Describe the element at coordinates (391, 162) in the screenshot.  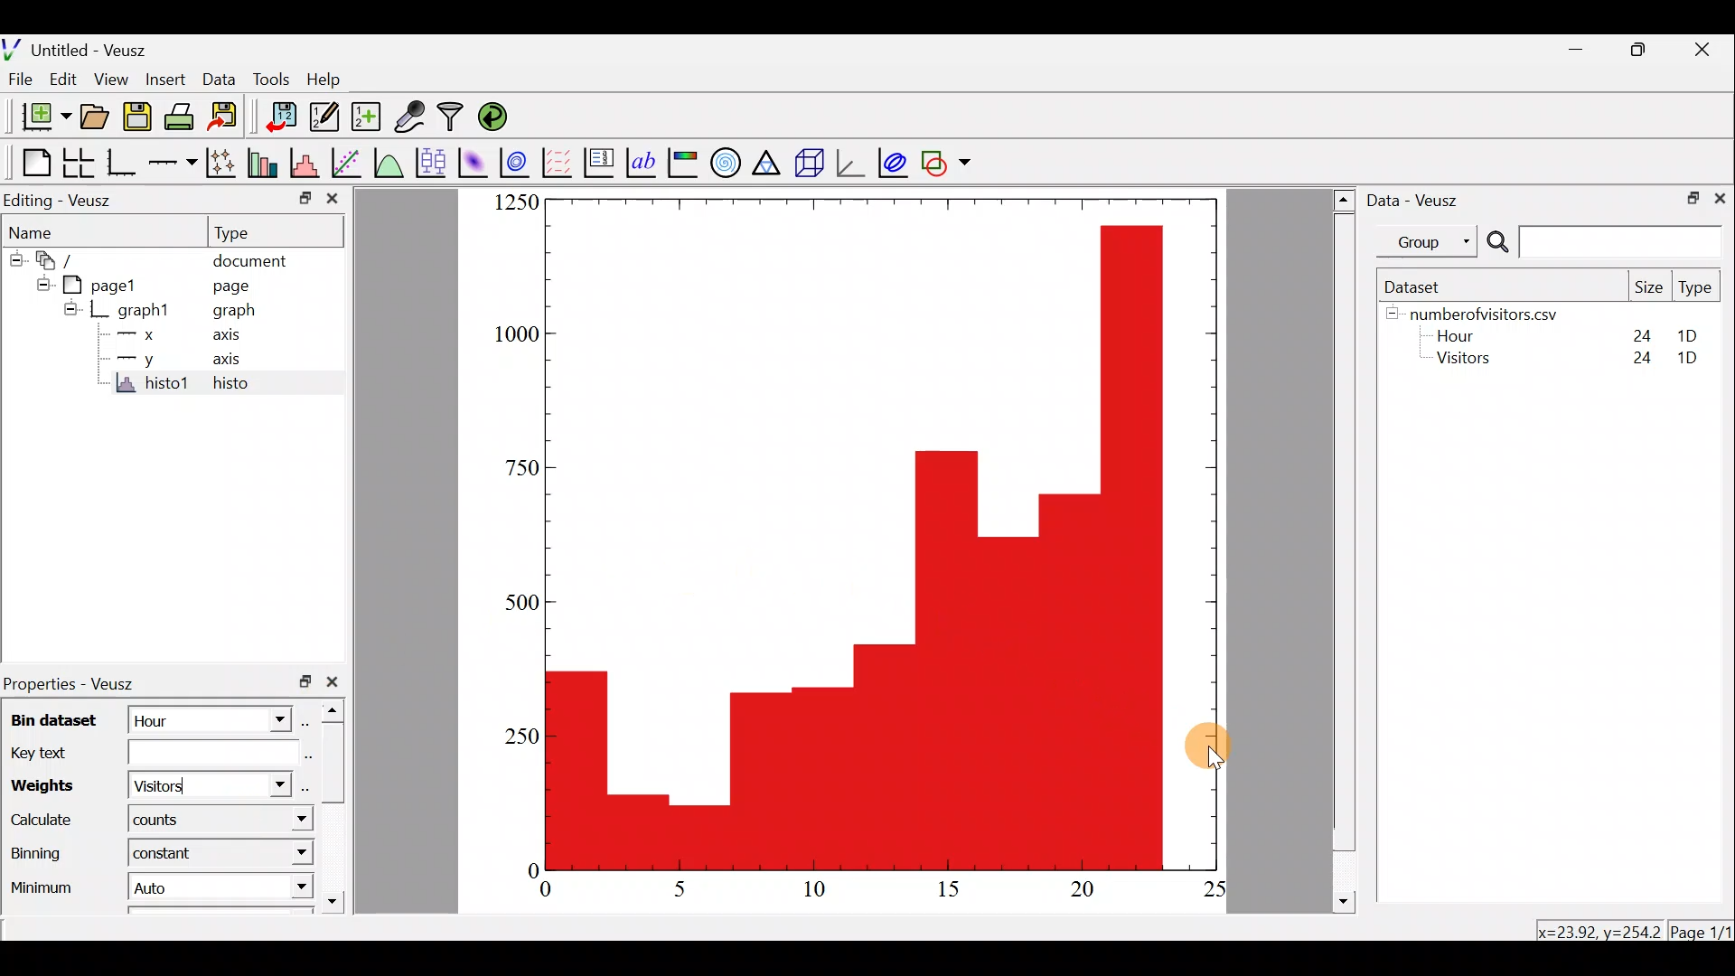
I see `plot a function` at that location.